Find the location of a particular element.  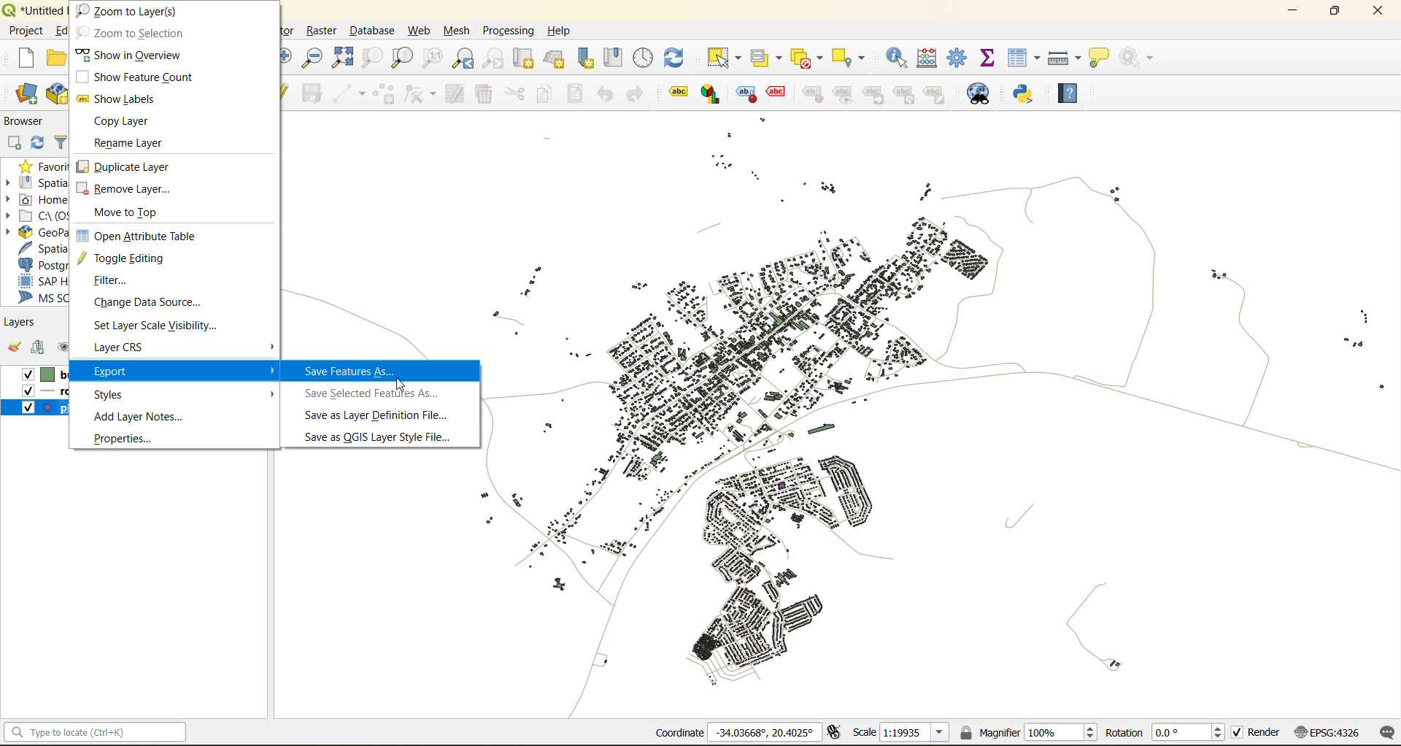

no action is located at coordinates (1143, 58).